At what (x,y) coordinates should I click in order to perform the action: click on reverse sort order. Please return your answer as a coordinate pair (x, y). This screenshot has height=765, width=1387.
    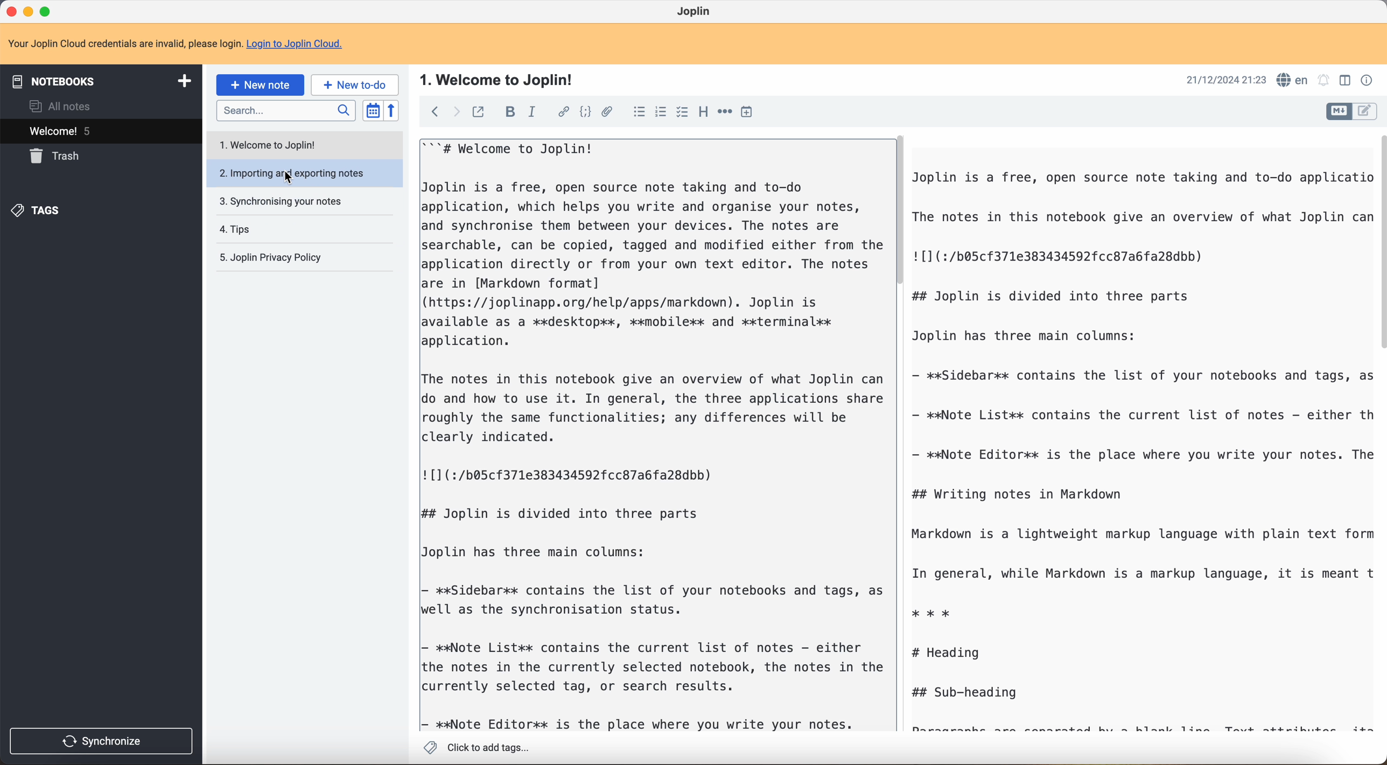
    Looking at the image, I should click on (390, 111).